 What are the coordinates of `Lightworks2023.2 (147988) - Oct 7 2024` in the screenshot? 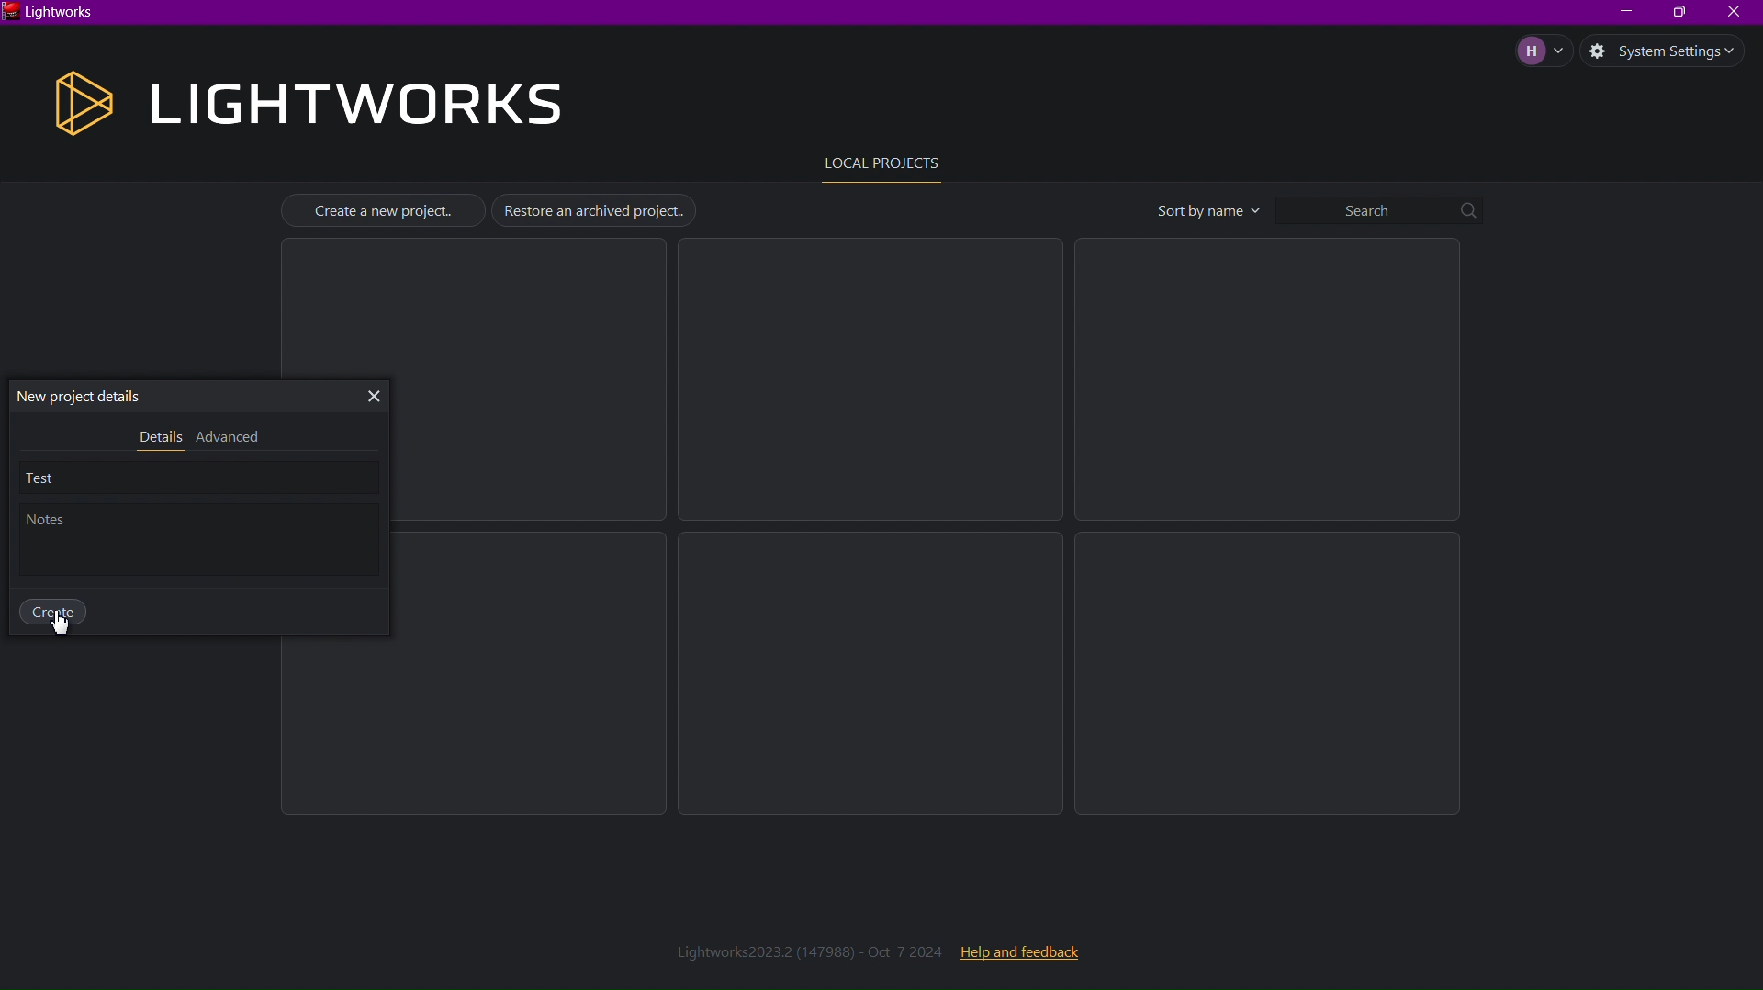 It's located at (811, 949).